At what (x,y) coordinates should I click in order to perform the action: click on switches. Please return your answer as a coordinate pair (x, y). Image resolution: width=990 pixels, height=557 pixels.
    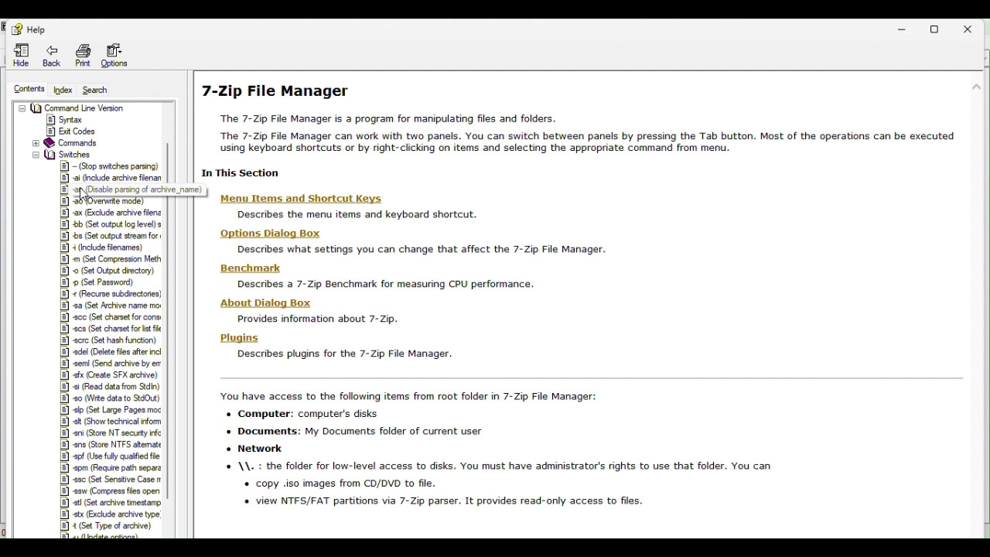
    Looking at the image, I should click on (60, 153).